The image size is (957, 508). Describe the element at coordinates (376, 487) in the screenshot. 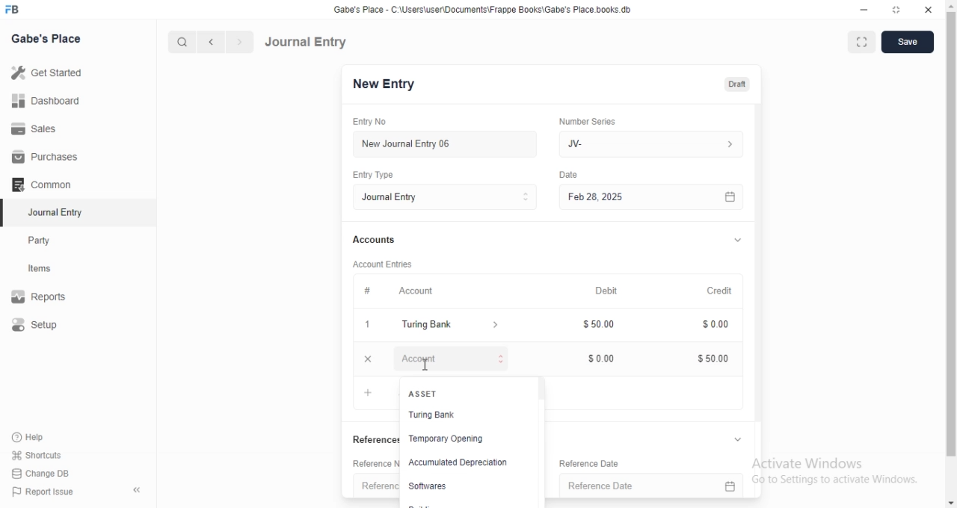

I see `Reference Number` at that location.